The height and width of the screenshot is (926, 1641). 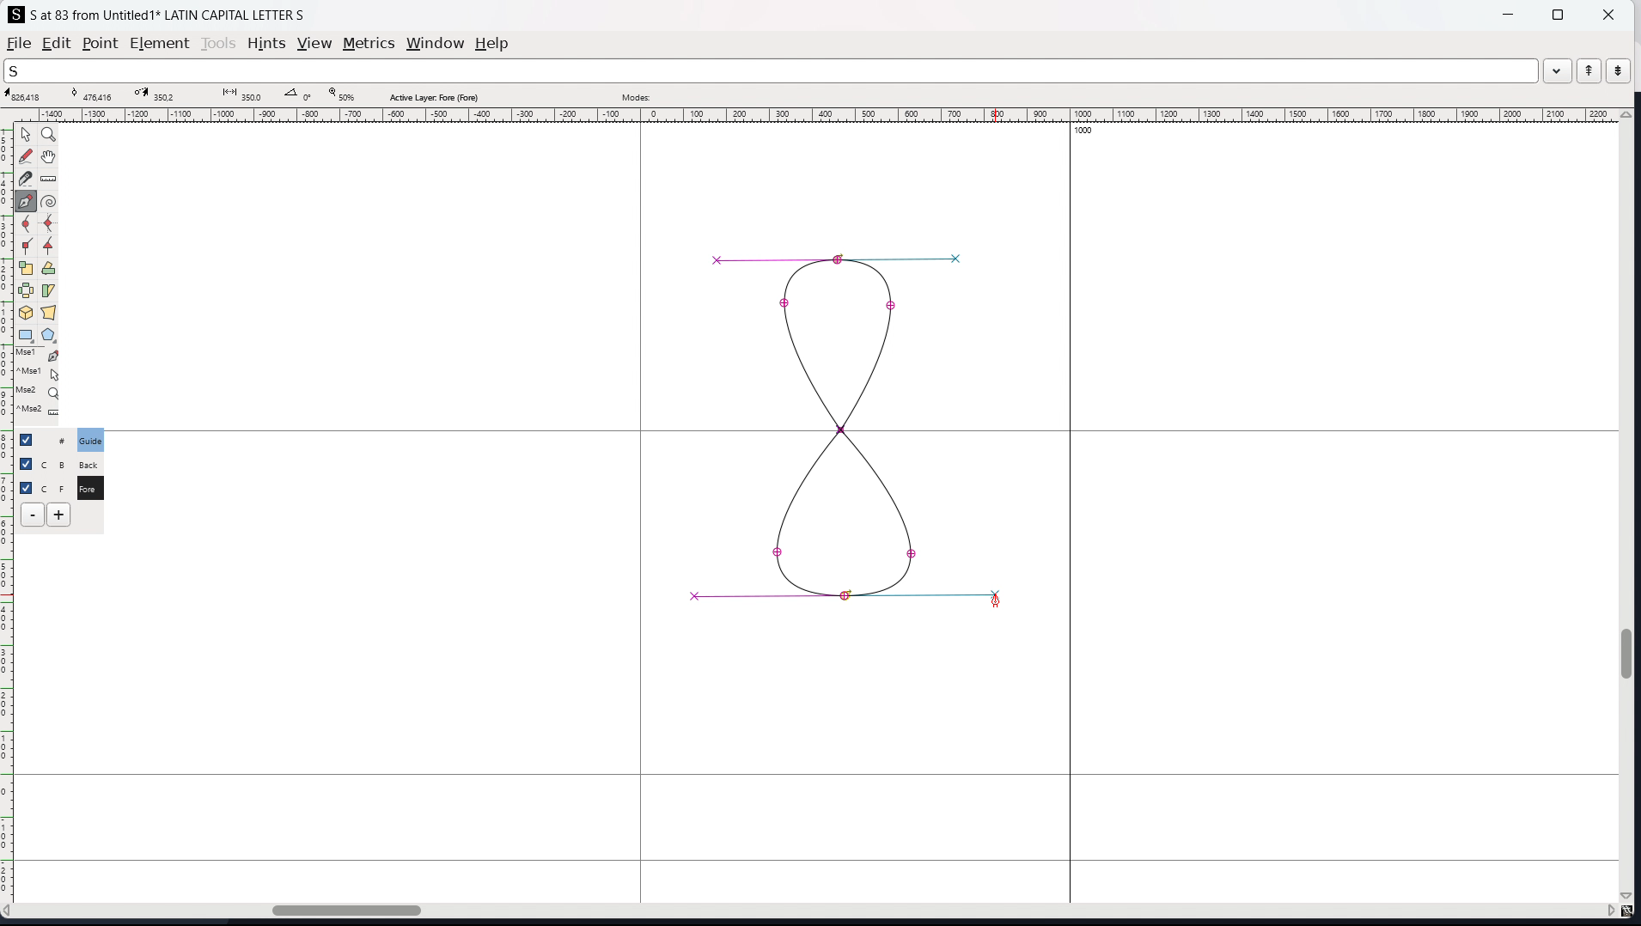 What do you see at coordinates (28, 95) in the screenshot?
I see `cursor coordinate` at bounding box center [28, 95].